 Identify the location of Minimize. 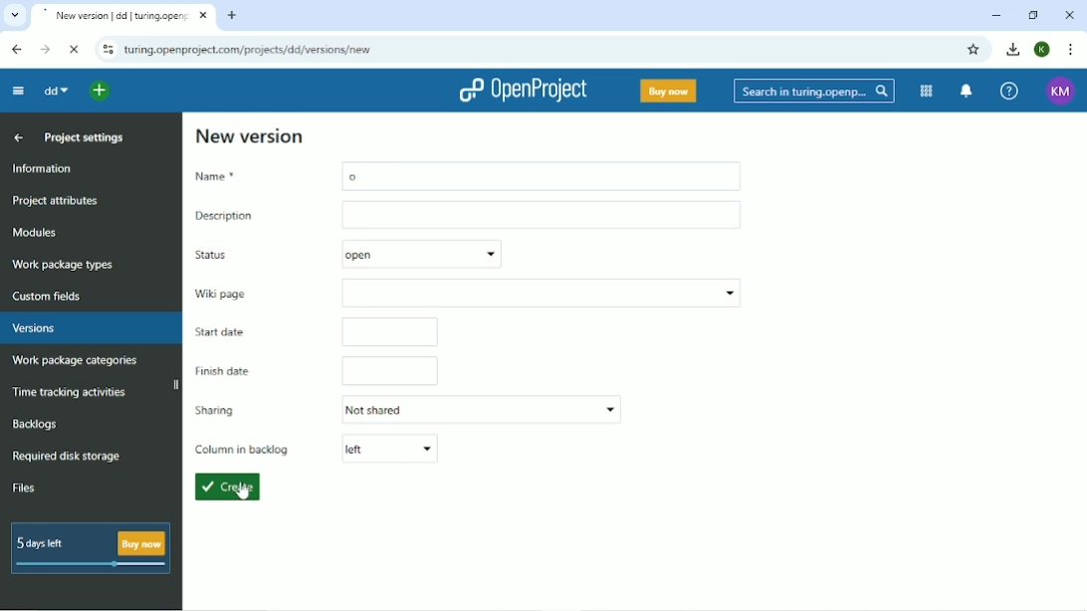
(996, 16).